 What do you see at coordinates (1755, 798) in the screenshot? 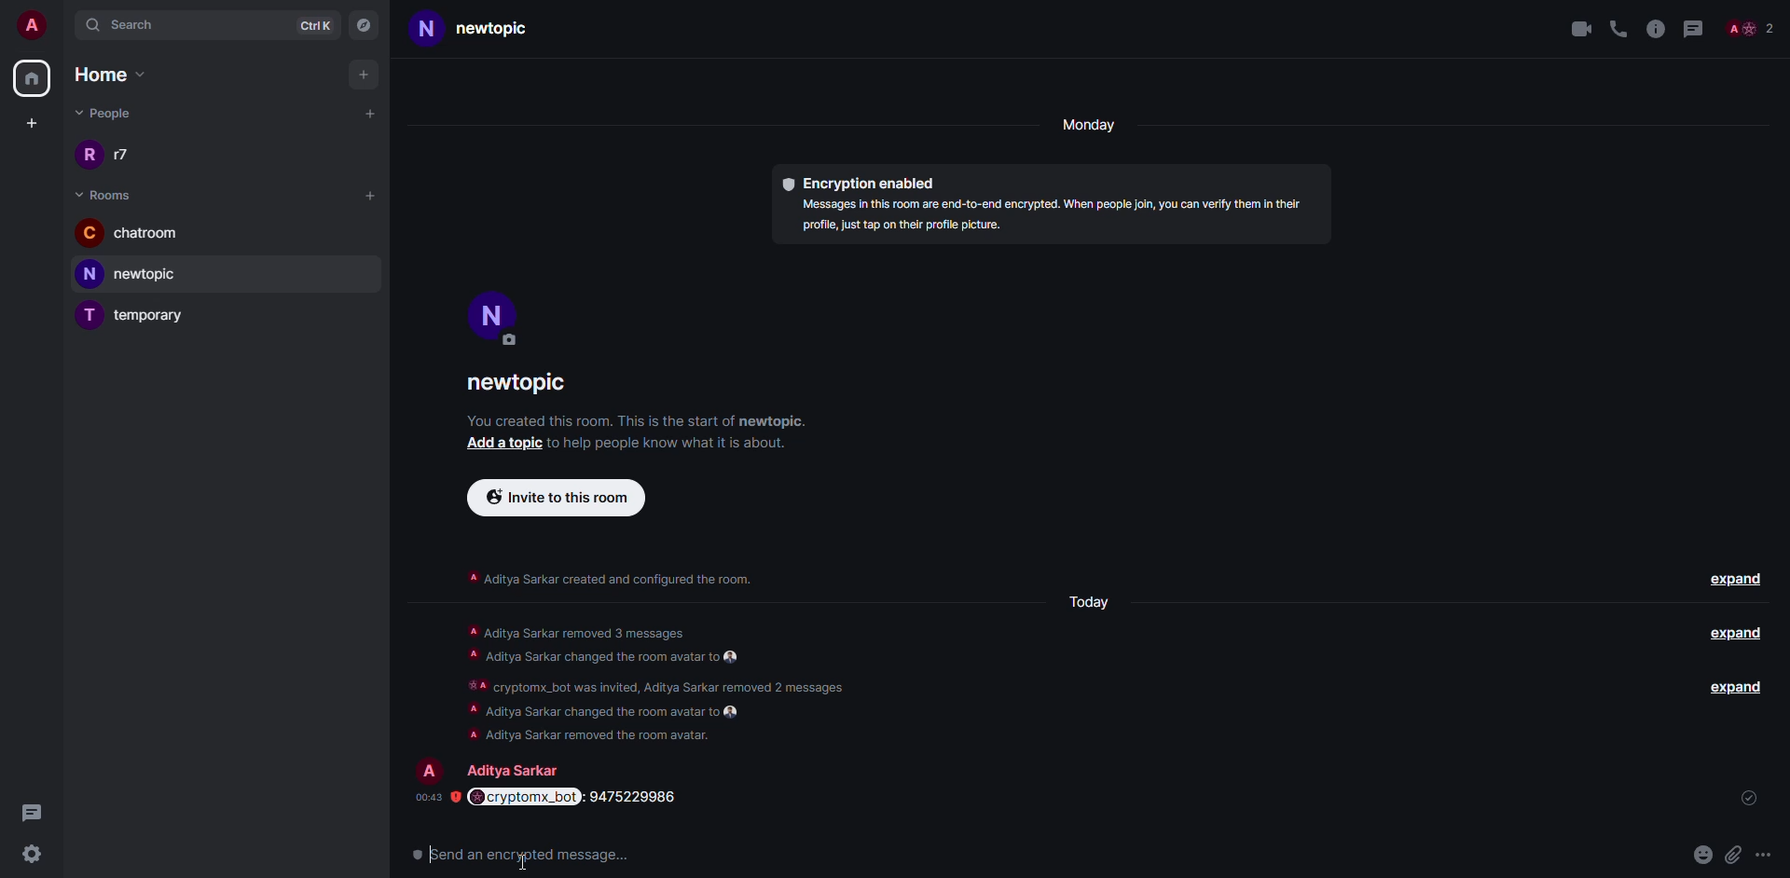
I see `sent` at bounding box center [1755, 798].